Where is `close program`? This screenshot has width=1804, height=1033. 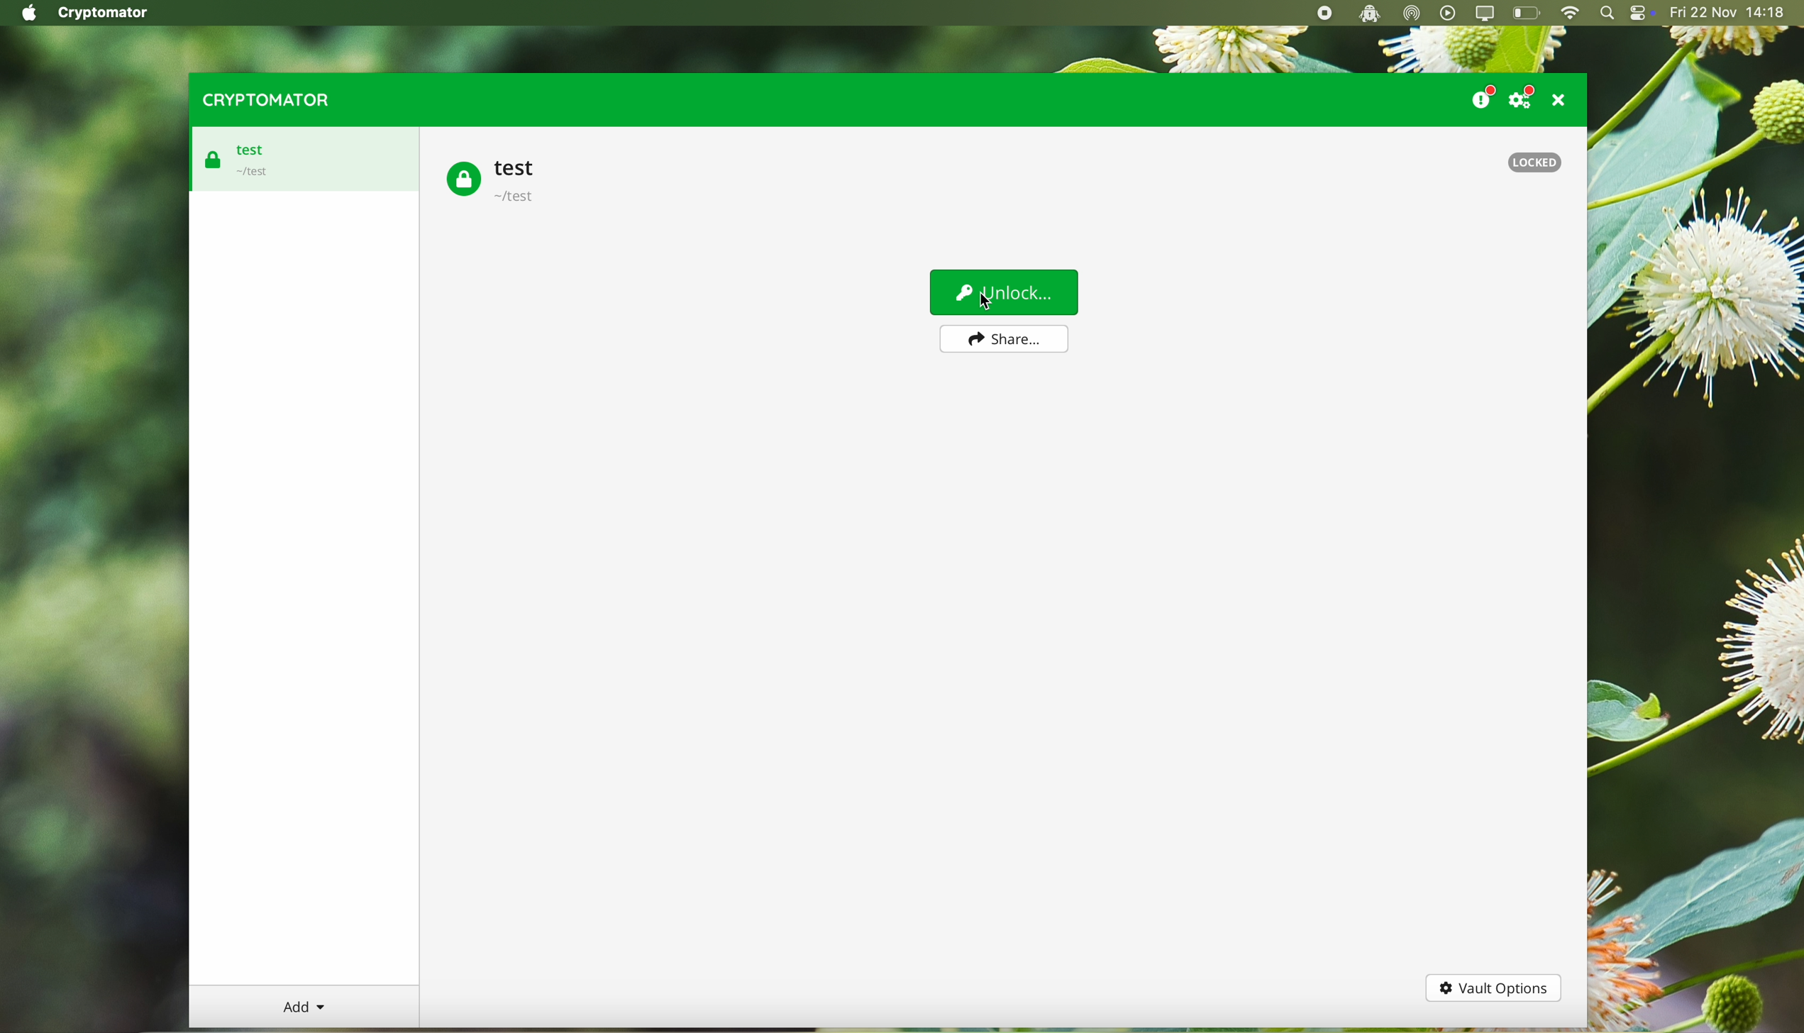 close program is located at coordinates (1563, 99).